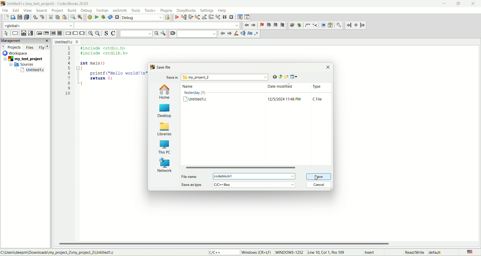  I want to click on management, so click(25, 40).